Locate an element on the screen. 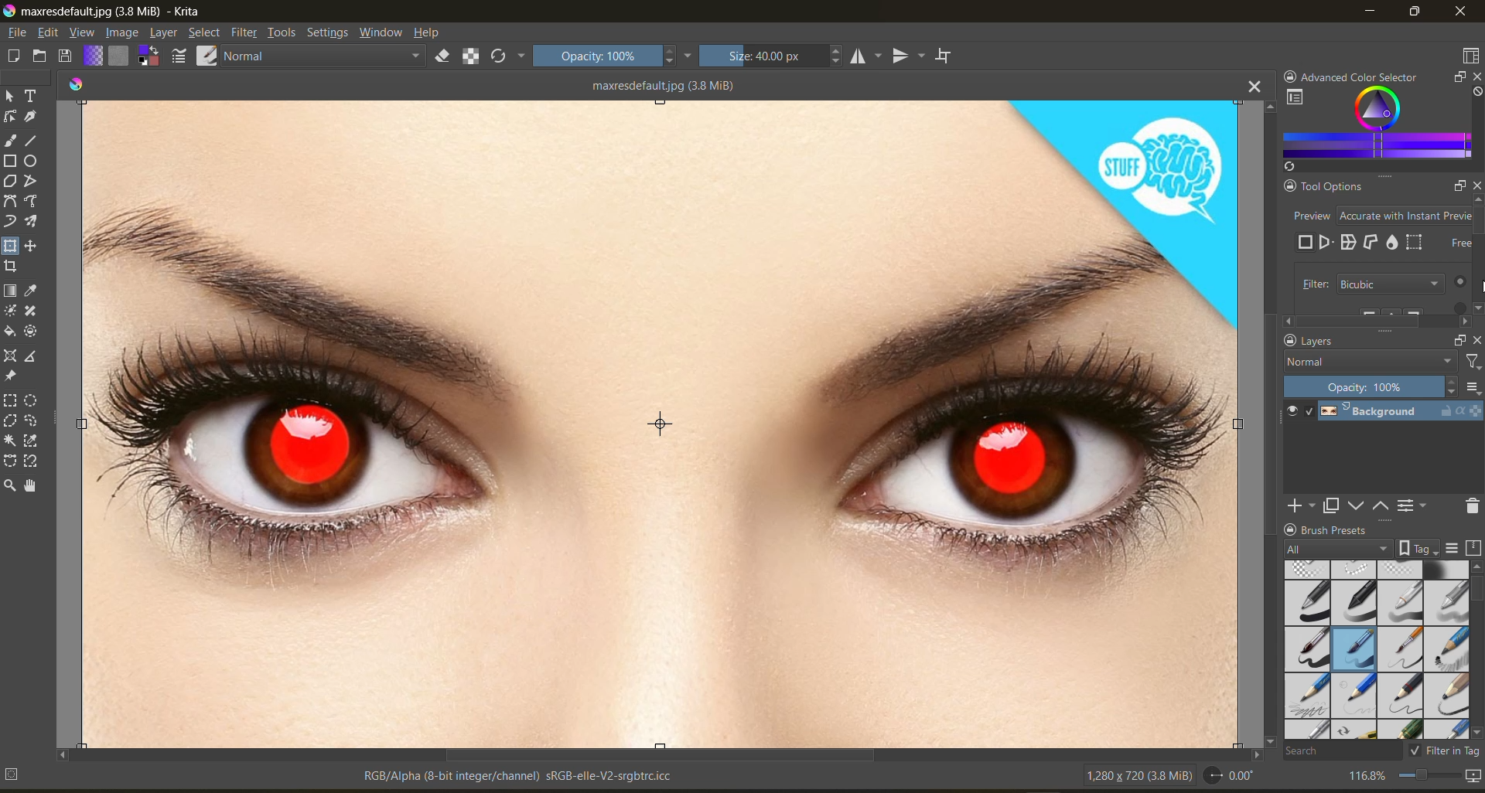 The width and height of the screenshot is (1485, 793). free is located at coordinates (1307, 243).